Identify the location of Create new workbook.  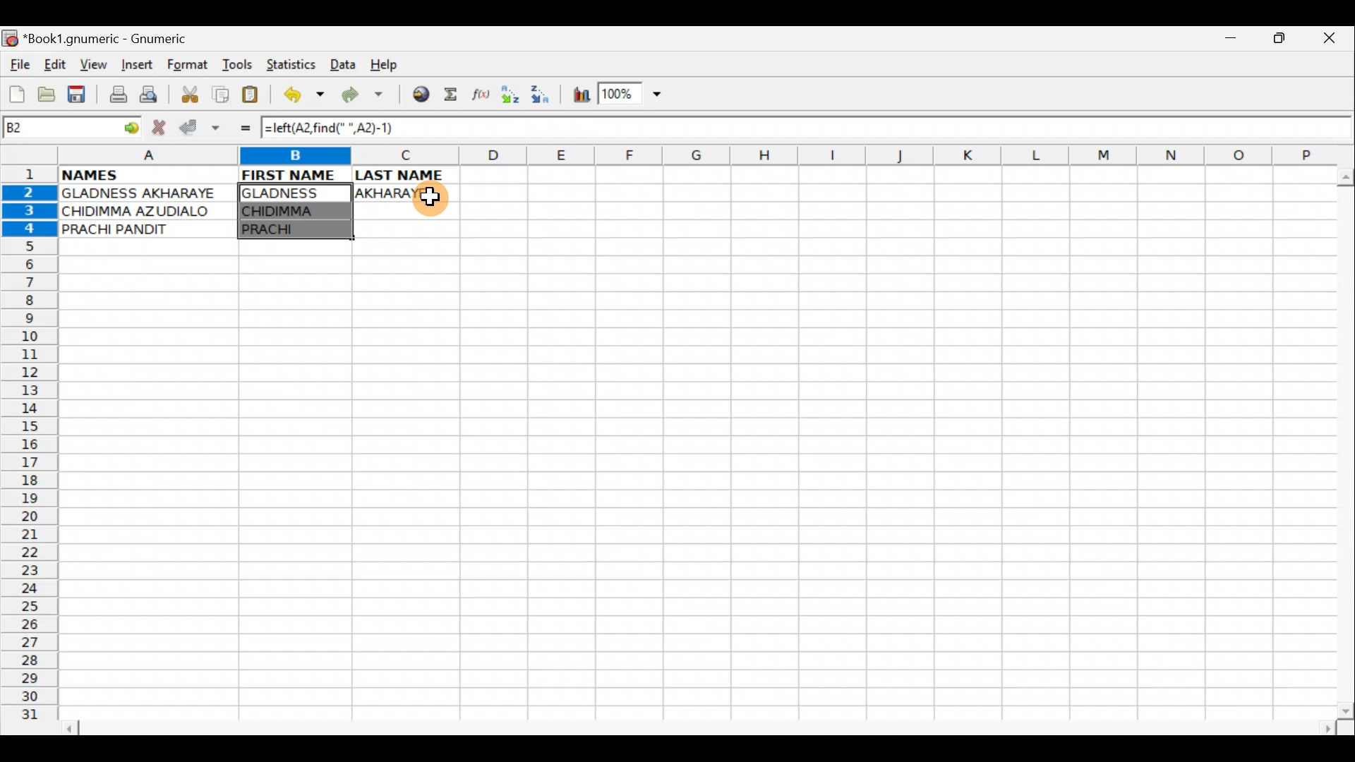
(16, 92).